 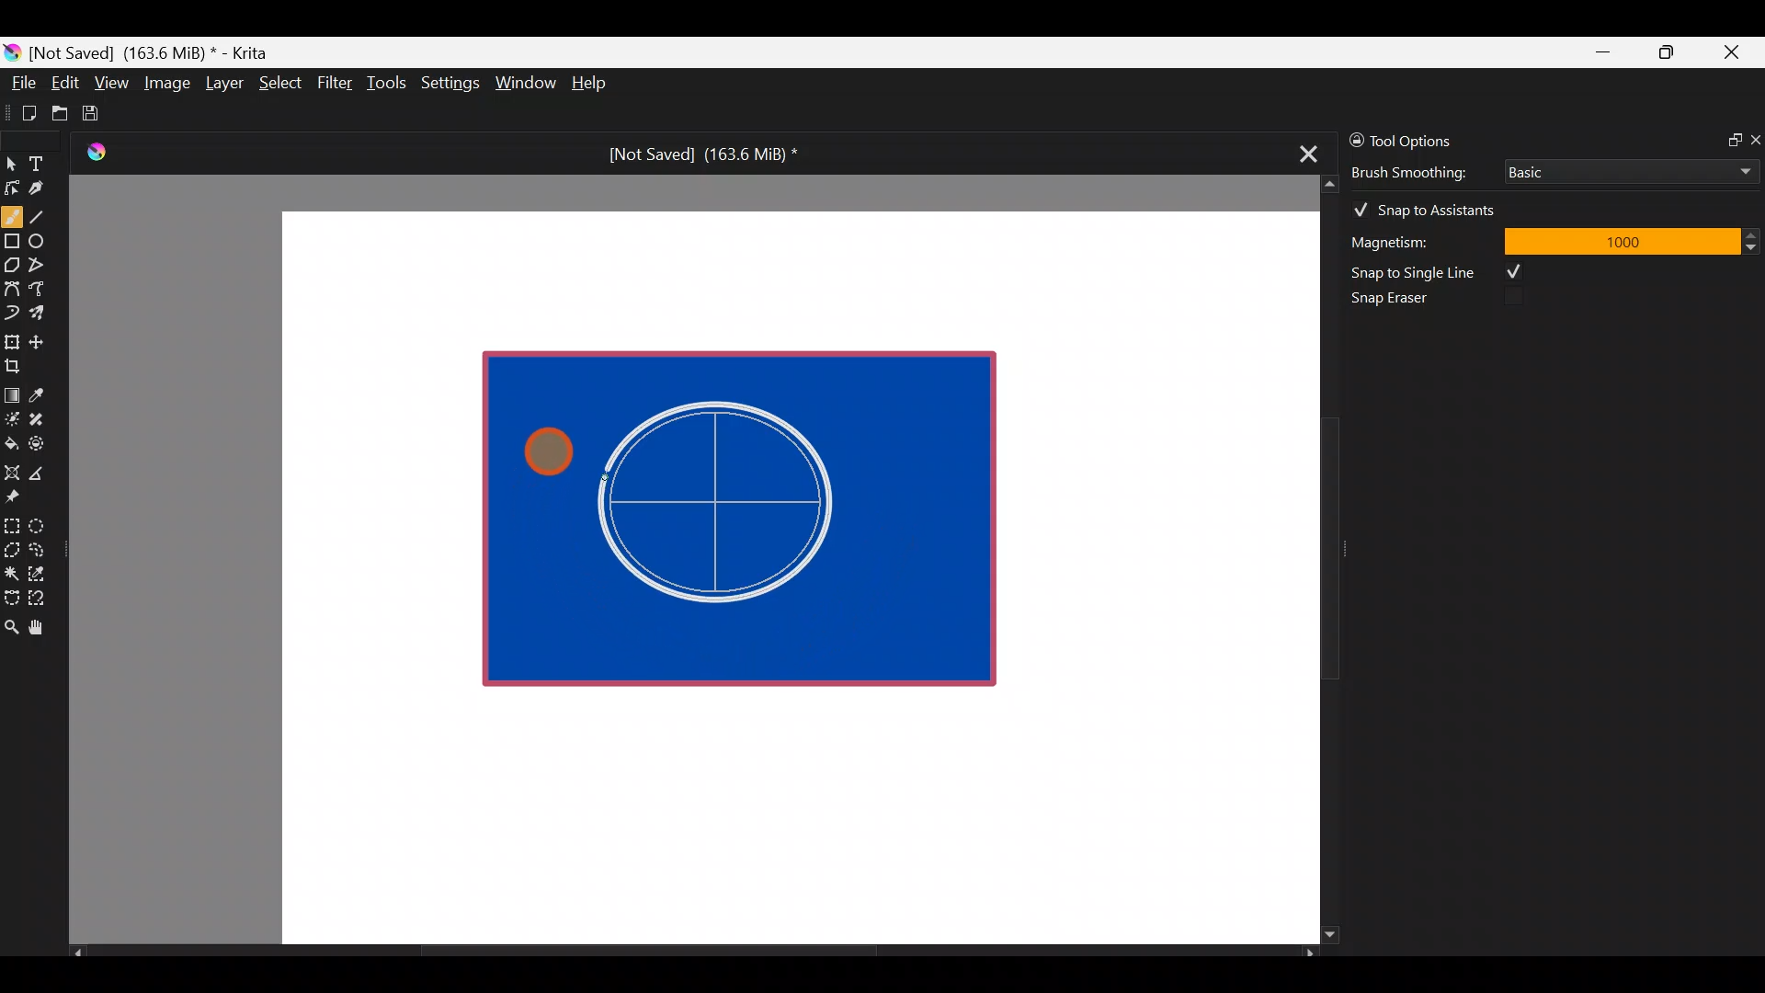 I want to click on Draw a gradient, so click(x=11, y=390).